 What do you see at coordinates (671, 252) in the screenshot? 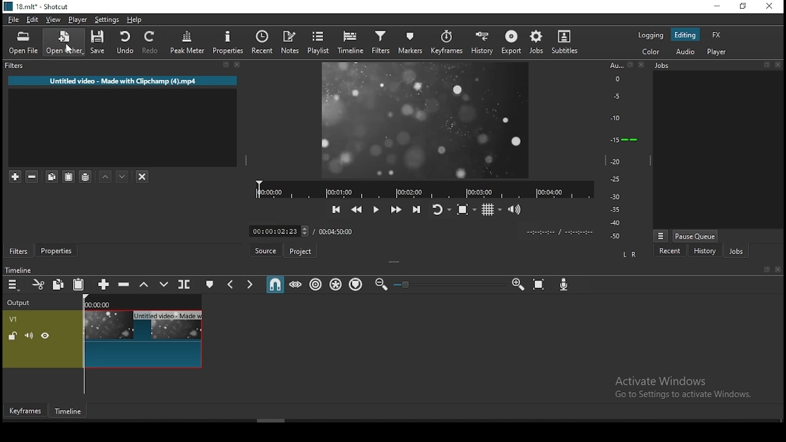
I see `recent` at bounding box center [671, 252].